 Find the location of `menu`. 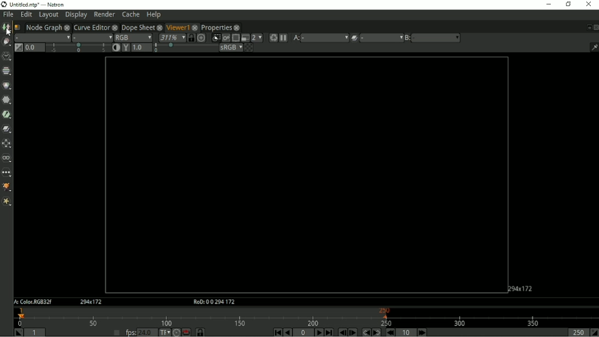

menu is located at coordinates (381, 38).